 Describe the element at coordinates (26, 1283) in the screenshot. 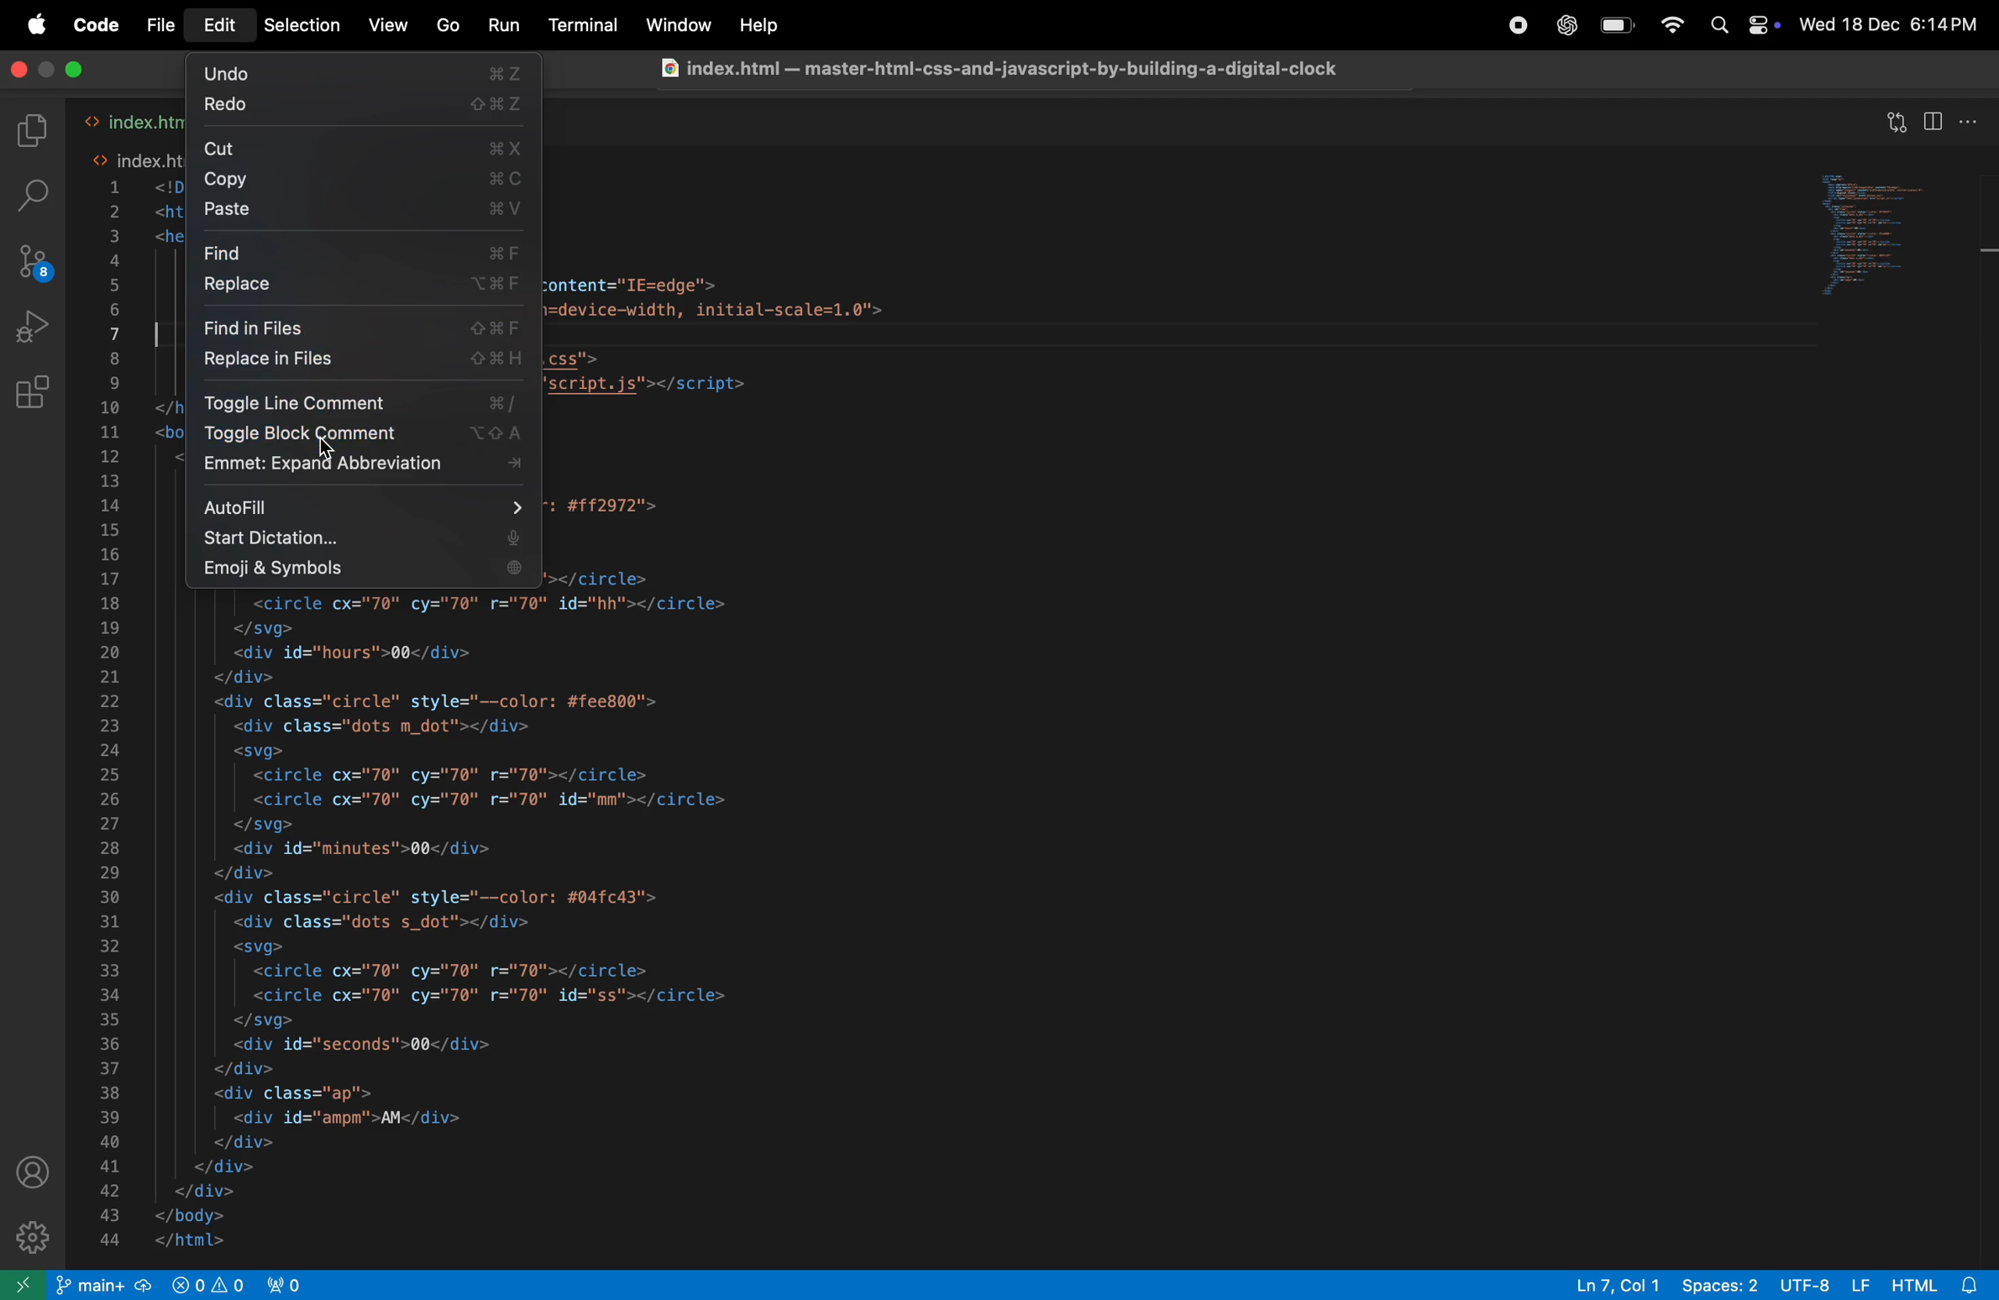

I see `open new window` at that location.